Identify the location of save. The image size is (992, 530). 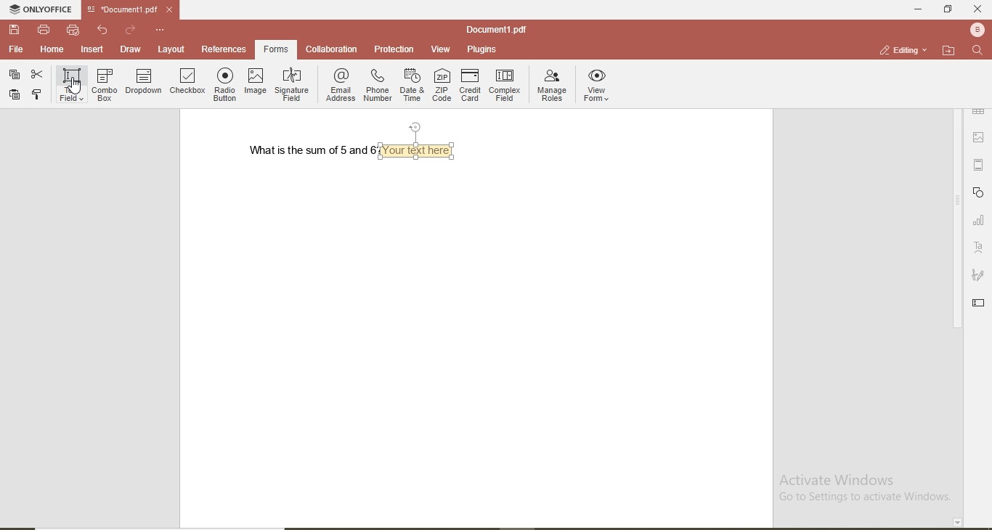
(12, 28).